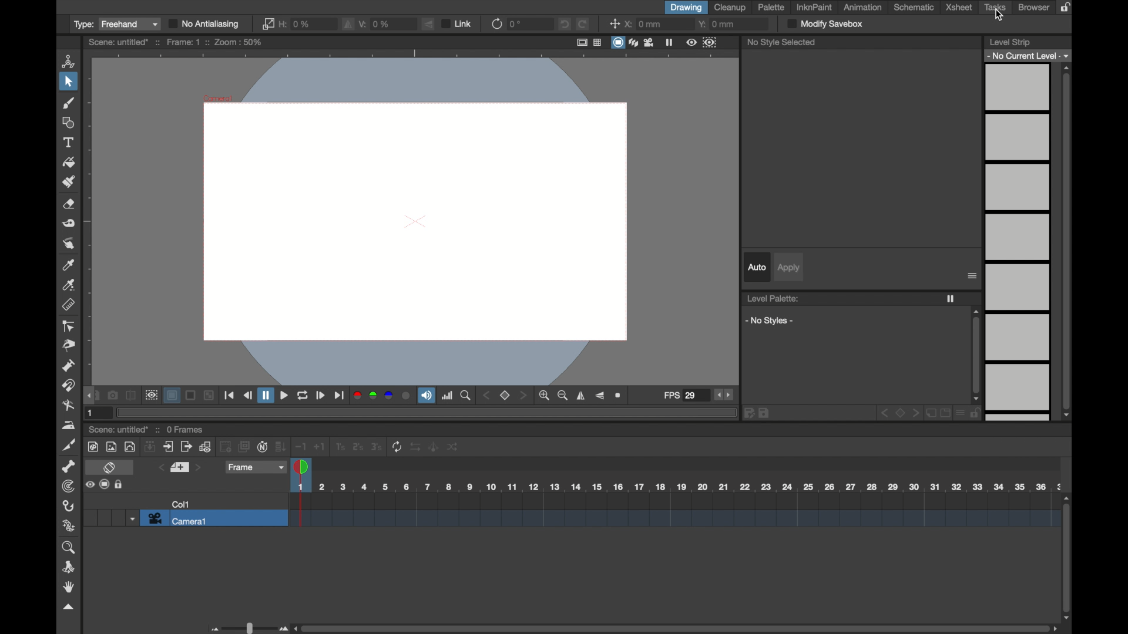  What do you see at coordinates (582, 43) in the screenshot?
I see `safe area` at bounding box center [582, 43].